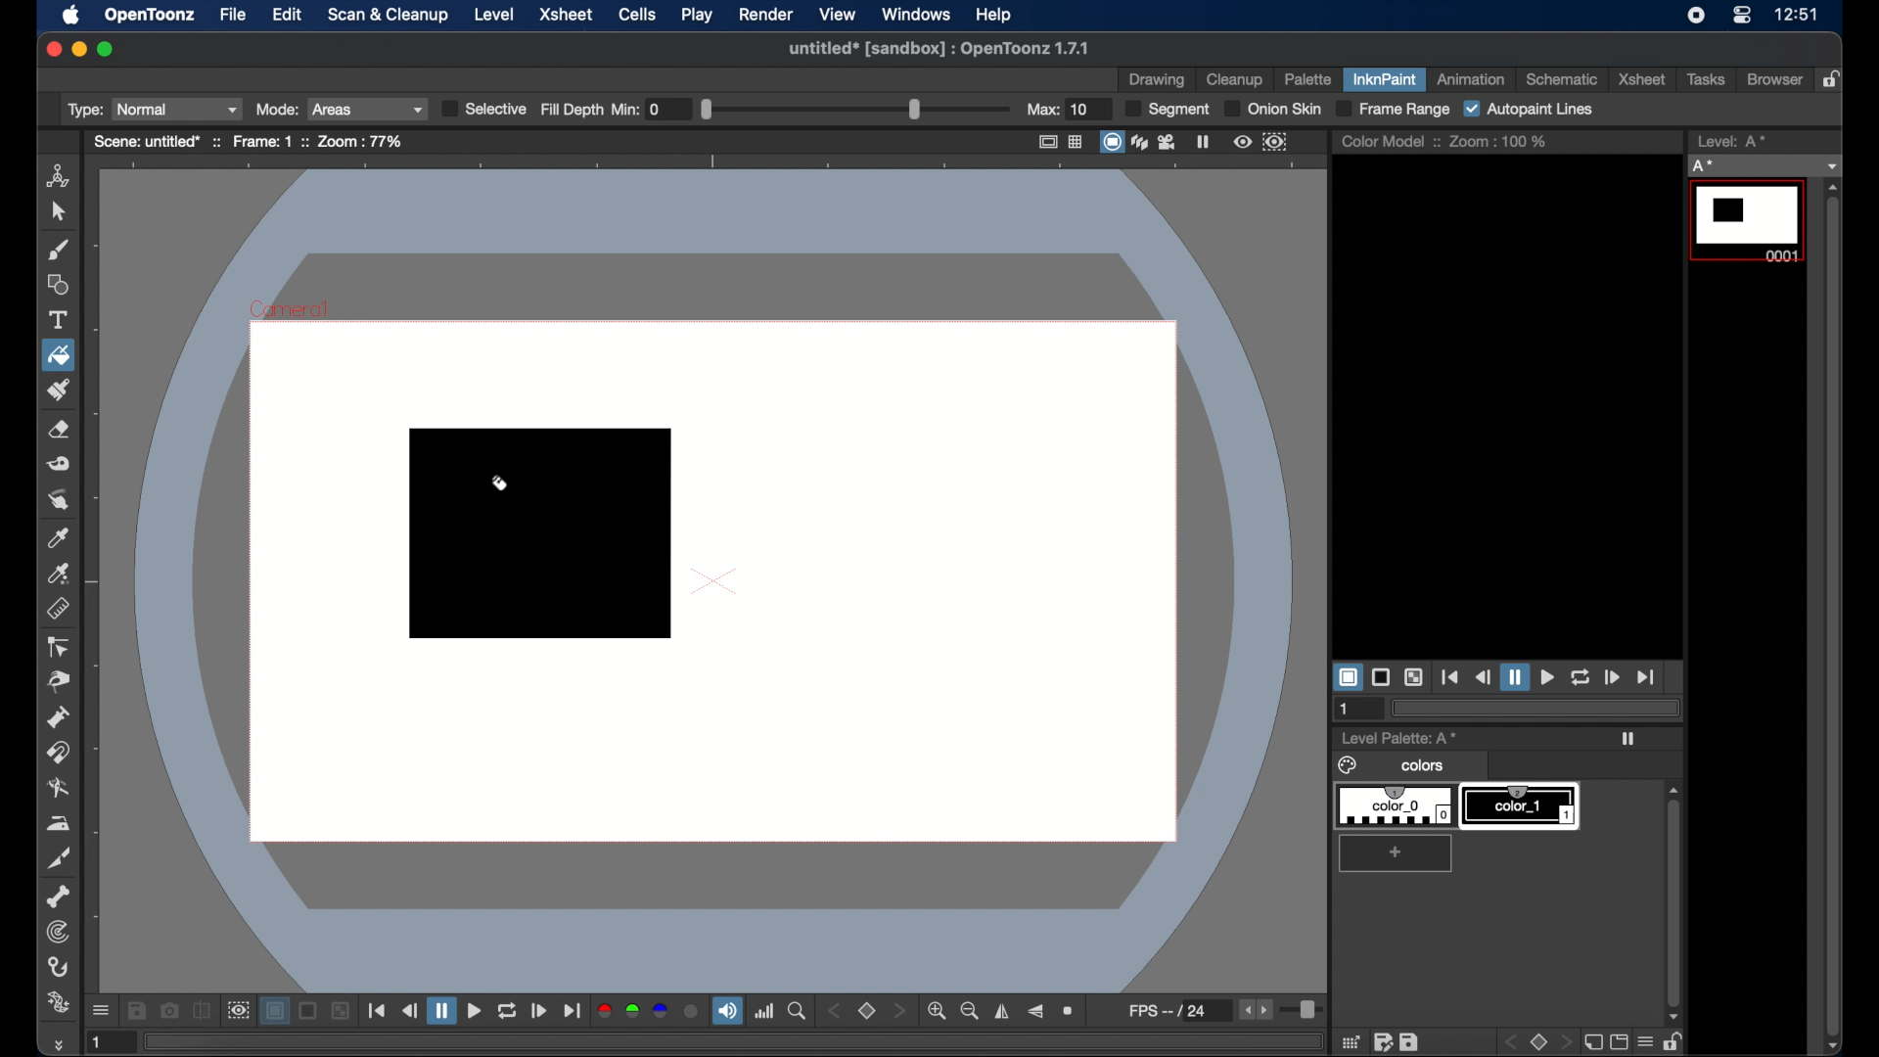  Describe the element at coordinates (1619, 1041) in the screenshot. I see `screen` at that location.